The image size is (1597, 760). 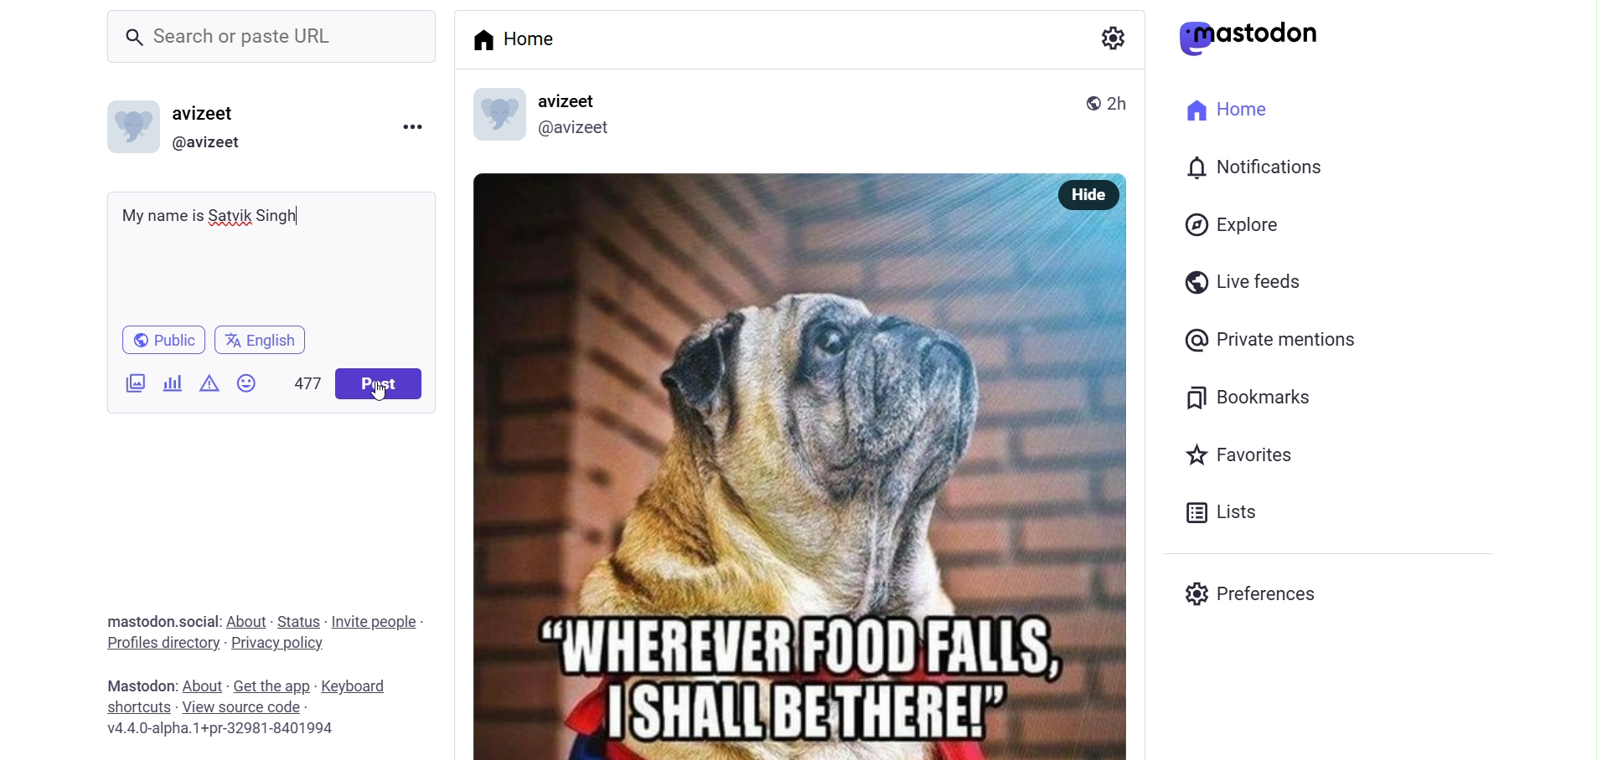 I want to click on Home, so click(x=529, y=41).